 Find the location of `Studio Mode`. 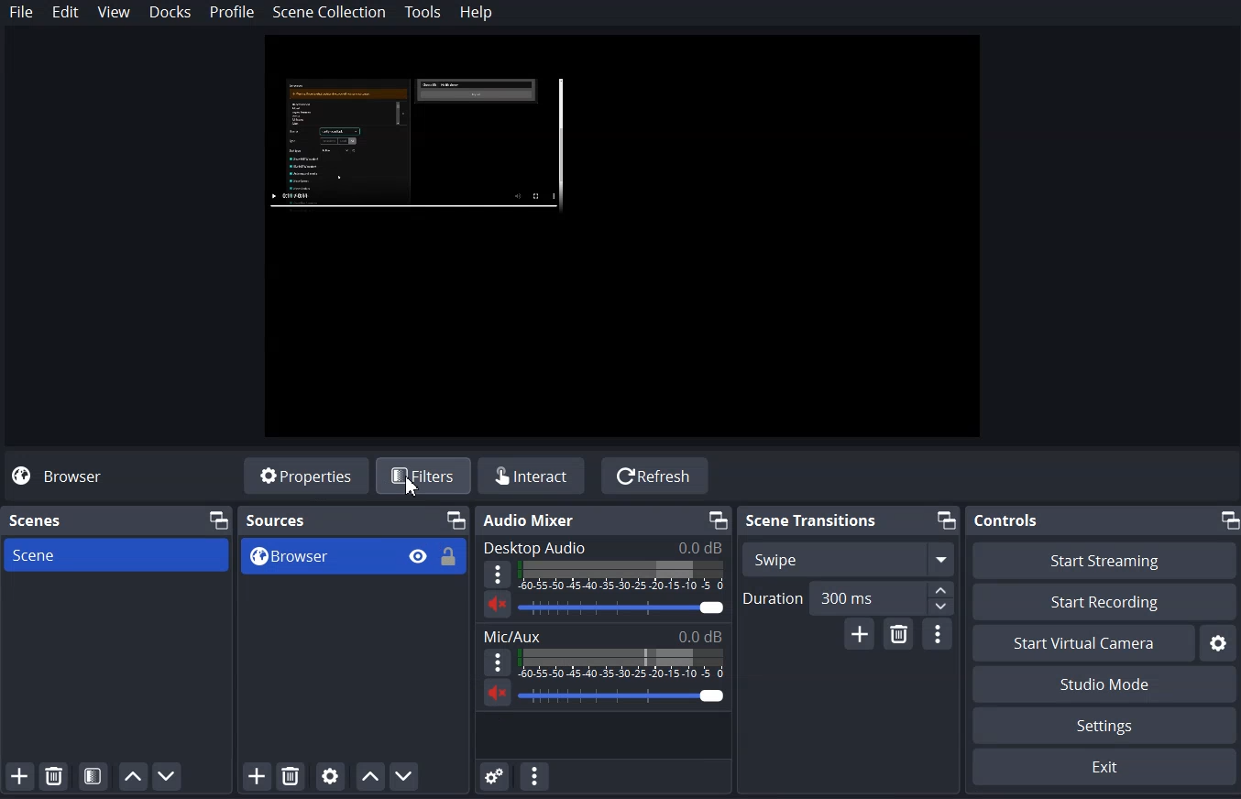

Studio Mode is located at coordinates (1106, 685).